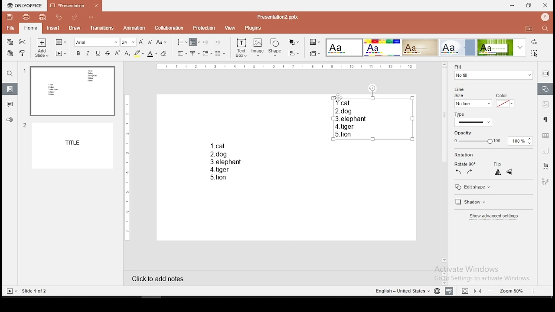  What do you see at coordinates (461, 92) in the screenshot?
I see `line size` at bounding box center [461, 92].